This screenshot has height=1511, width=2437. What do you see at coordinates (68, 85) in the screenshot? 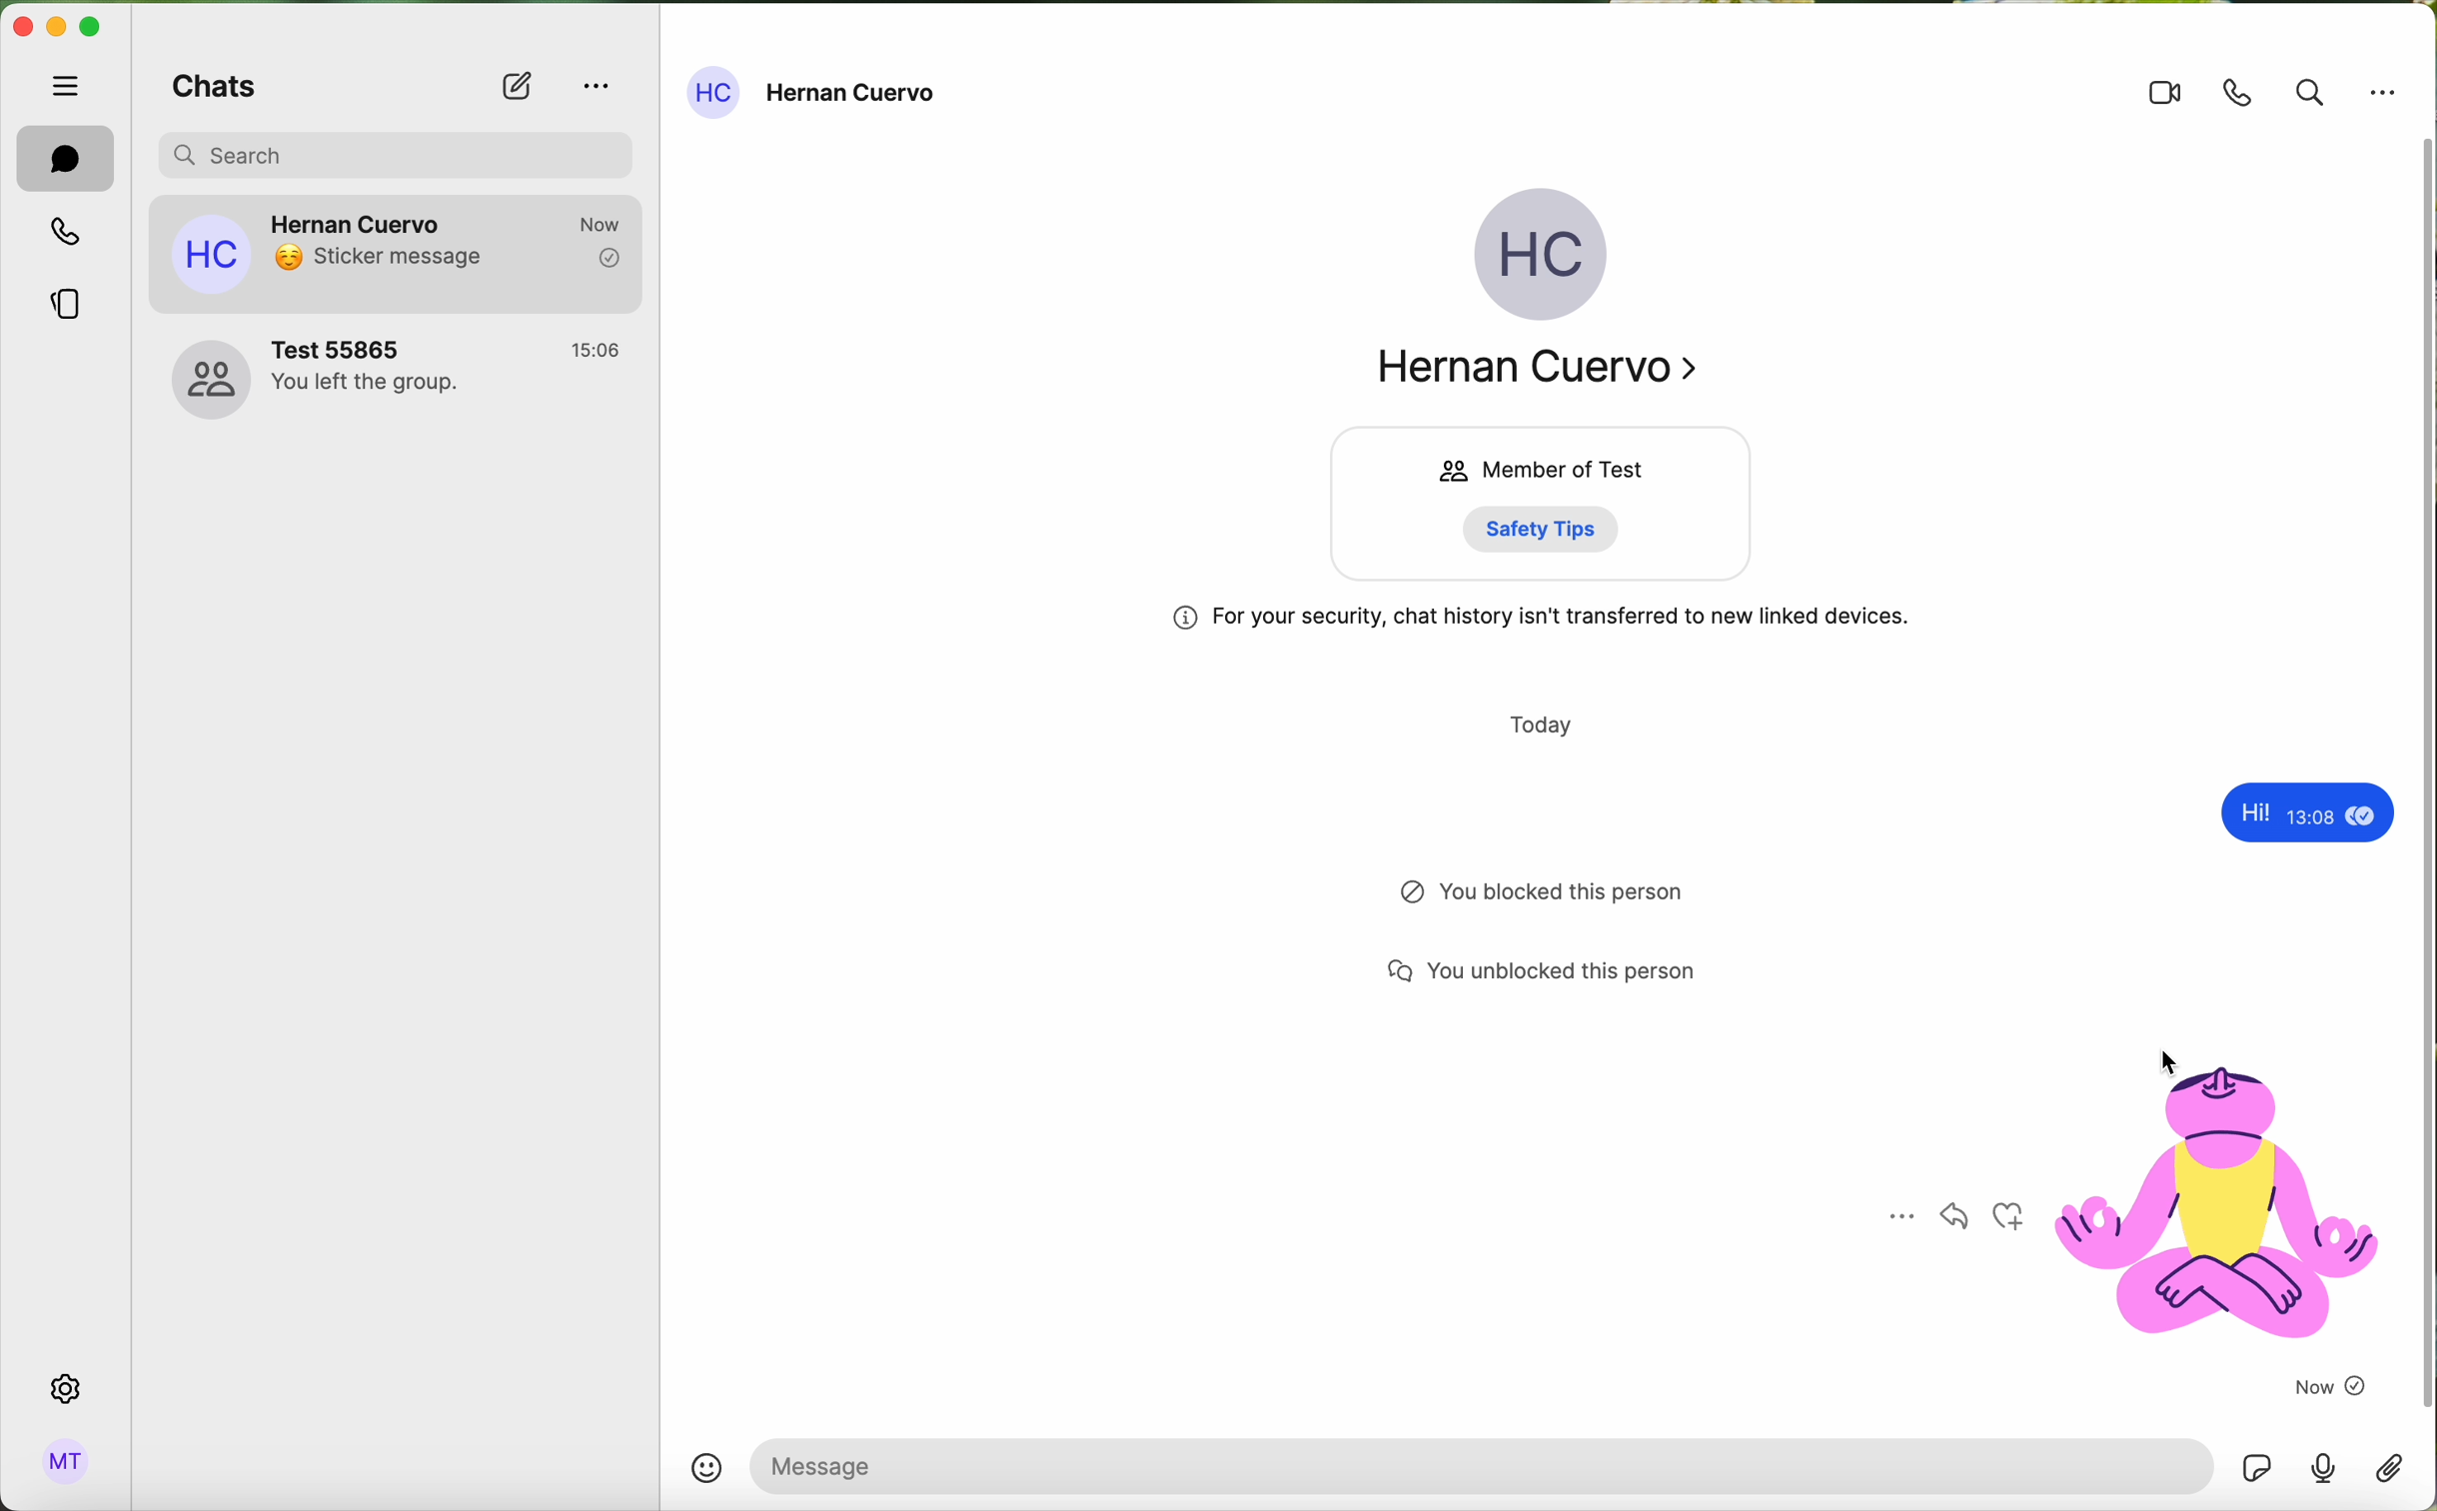
I see `hide tabs` at bounding box center [68, 85].